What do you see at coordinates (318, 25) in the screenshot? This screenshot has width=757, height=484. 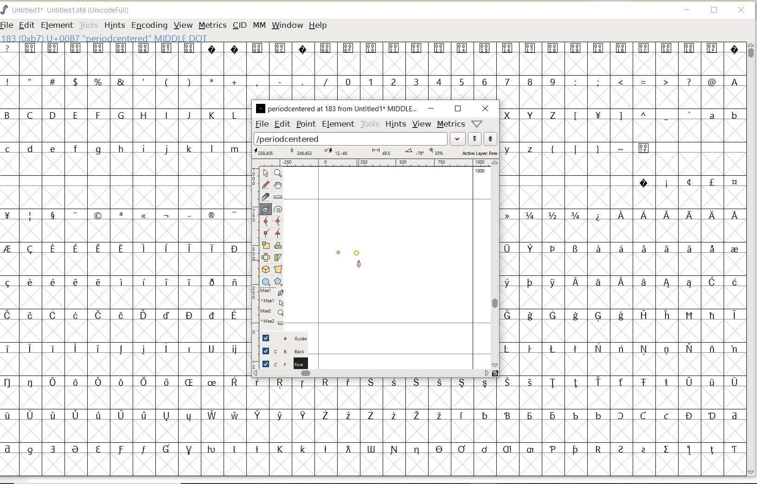 I see `HELP` at bounding box center [318, 25].